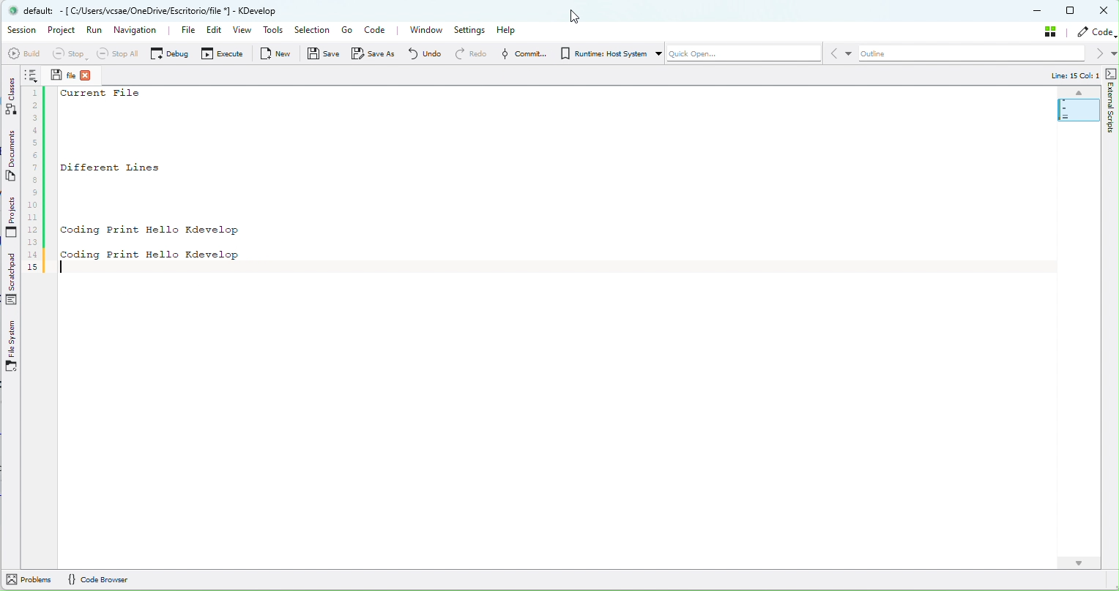 This screenshot has height=591, width=1119. I want to click on Save as, so click(376, 53).